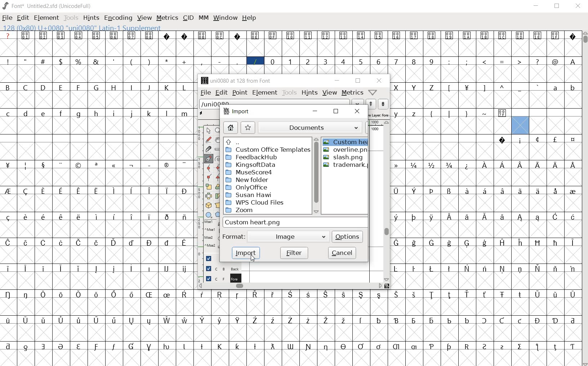 The image size is (588, 366). Describe the element at coordinates (96, 191) in the screenshot. I see `glyph` at that location.